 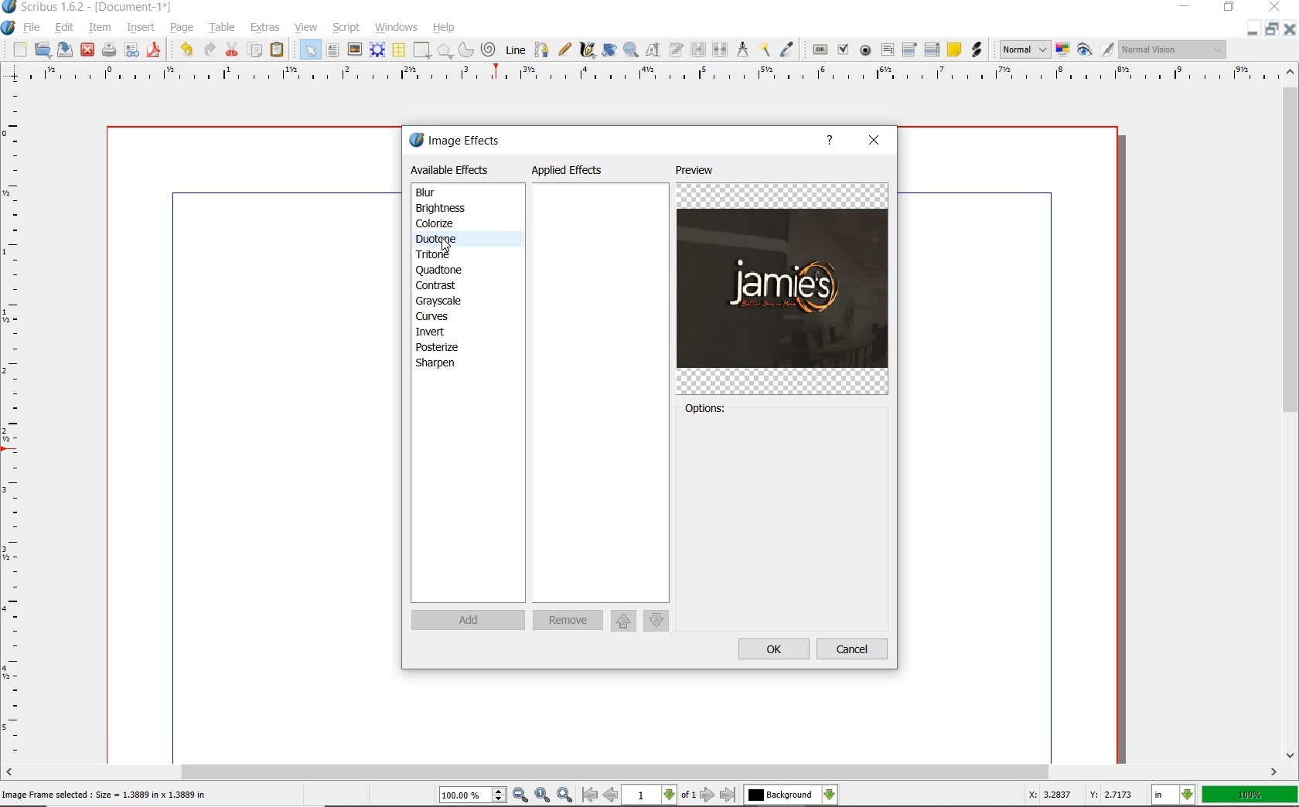 What do you see at coordinates (465, 50) in the screenshot?
I see `ARC` at bounding box center [465, 50].